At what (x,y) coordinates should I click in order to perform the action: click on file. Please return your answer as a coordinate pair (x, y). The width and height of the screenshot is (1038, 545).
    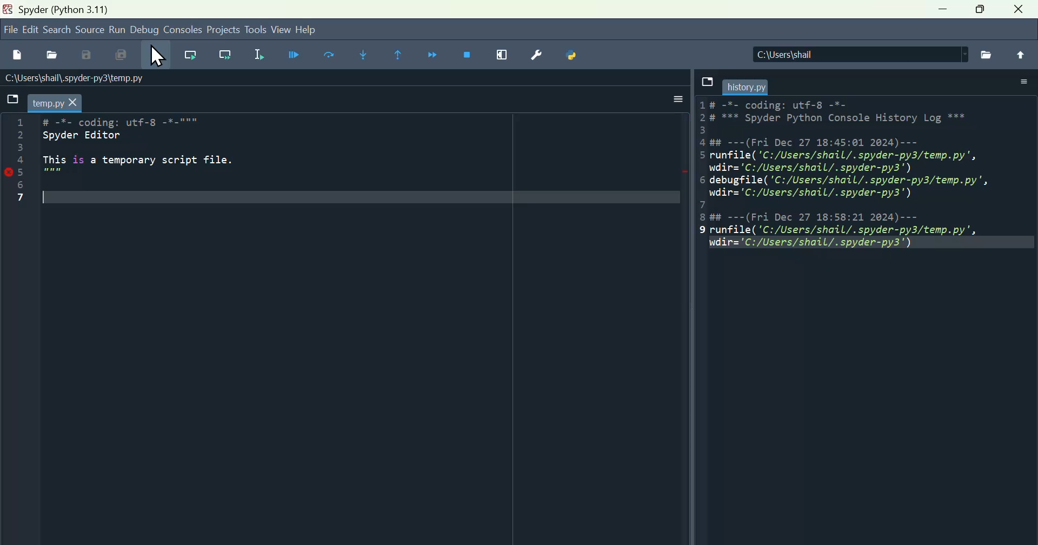
    Looking at the image, I should click on (707, 86).